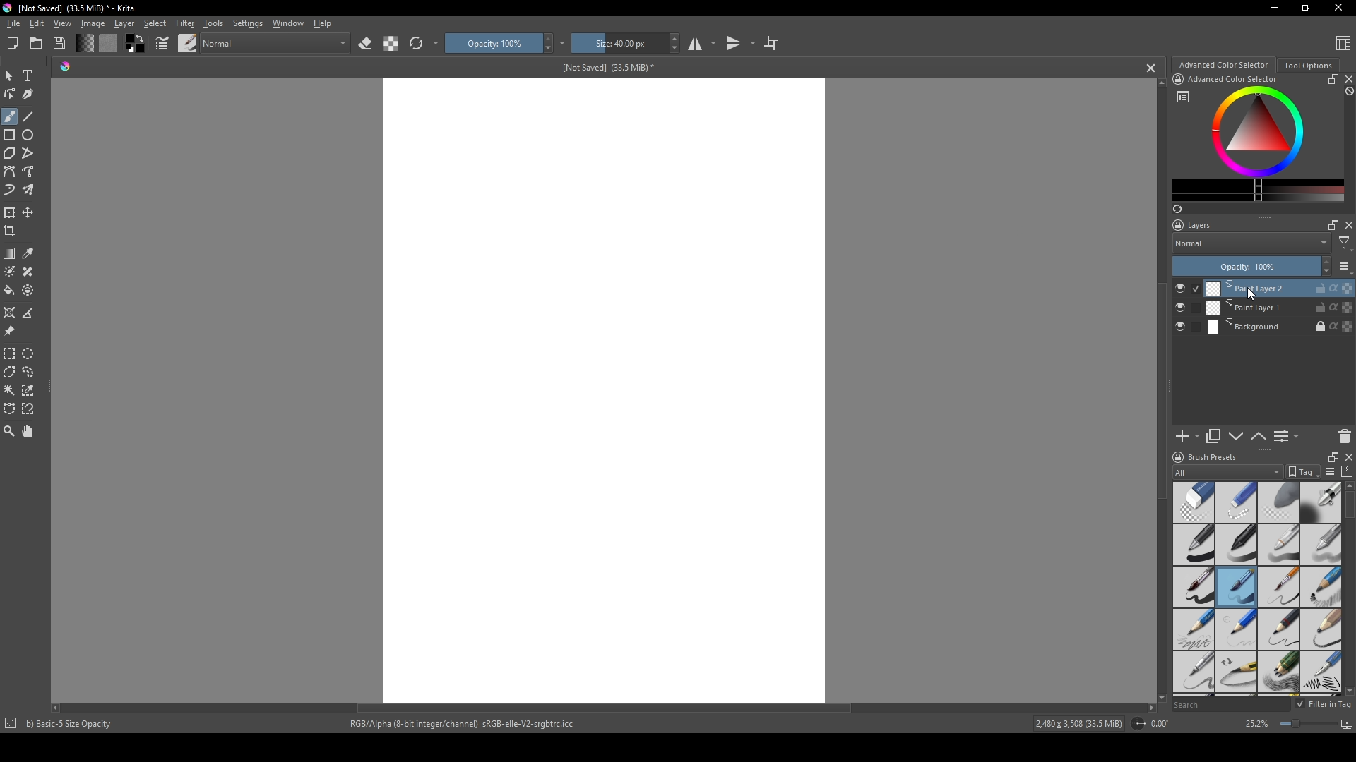  What do you see at coordinates (31, 313) in the screenshot?
I see `measure` at bounding box center [31, 313].